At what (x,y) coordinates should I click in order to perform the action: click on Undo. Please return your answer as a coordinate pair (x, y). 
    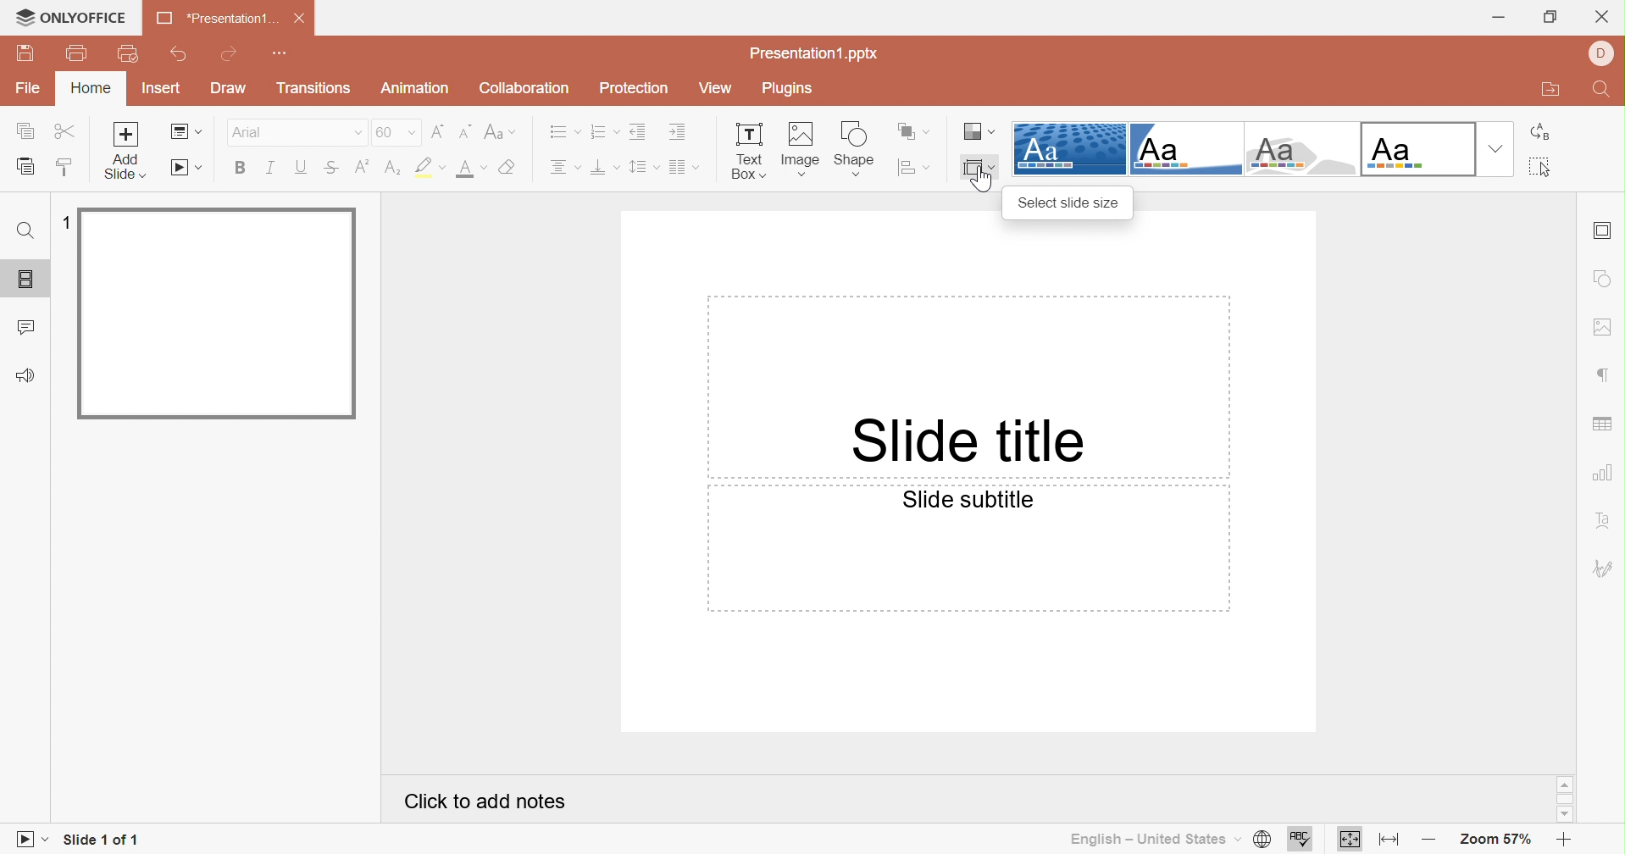
    Looking at the image, I should click on (181, 54).